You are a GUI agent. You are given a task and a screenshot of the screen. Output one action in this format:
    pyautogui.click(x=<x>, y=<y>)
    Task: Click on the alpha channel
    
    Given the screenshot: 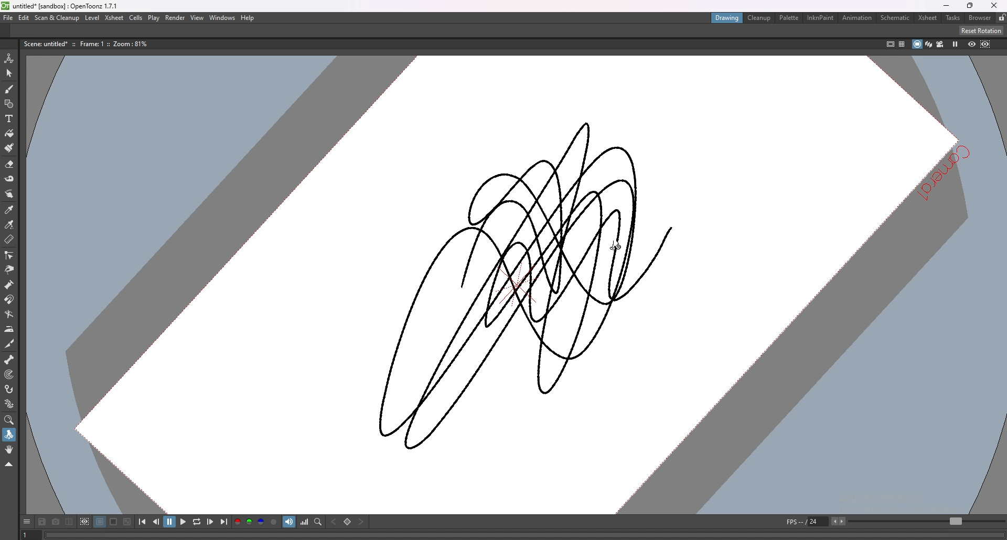 What is the action you would take?
    pyautogui.click(x=274, y=522)
    